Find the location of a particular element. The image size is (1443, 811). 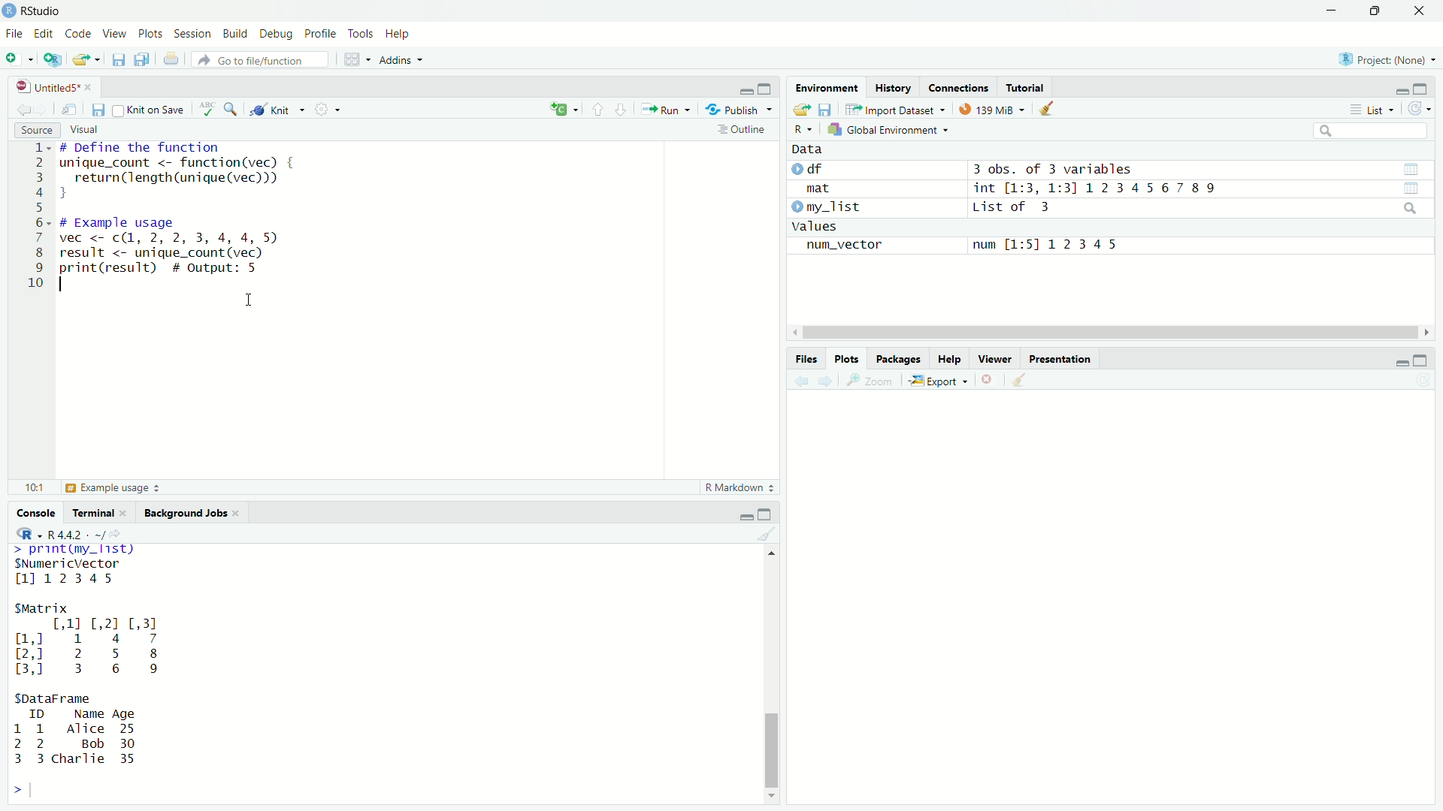

print current file is located at coordinates (171, 61).